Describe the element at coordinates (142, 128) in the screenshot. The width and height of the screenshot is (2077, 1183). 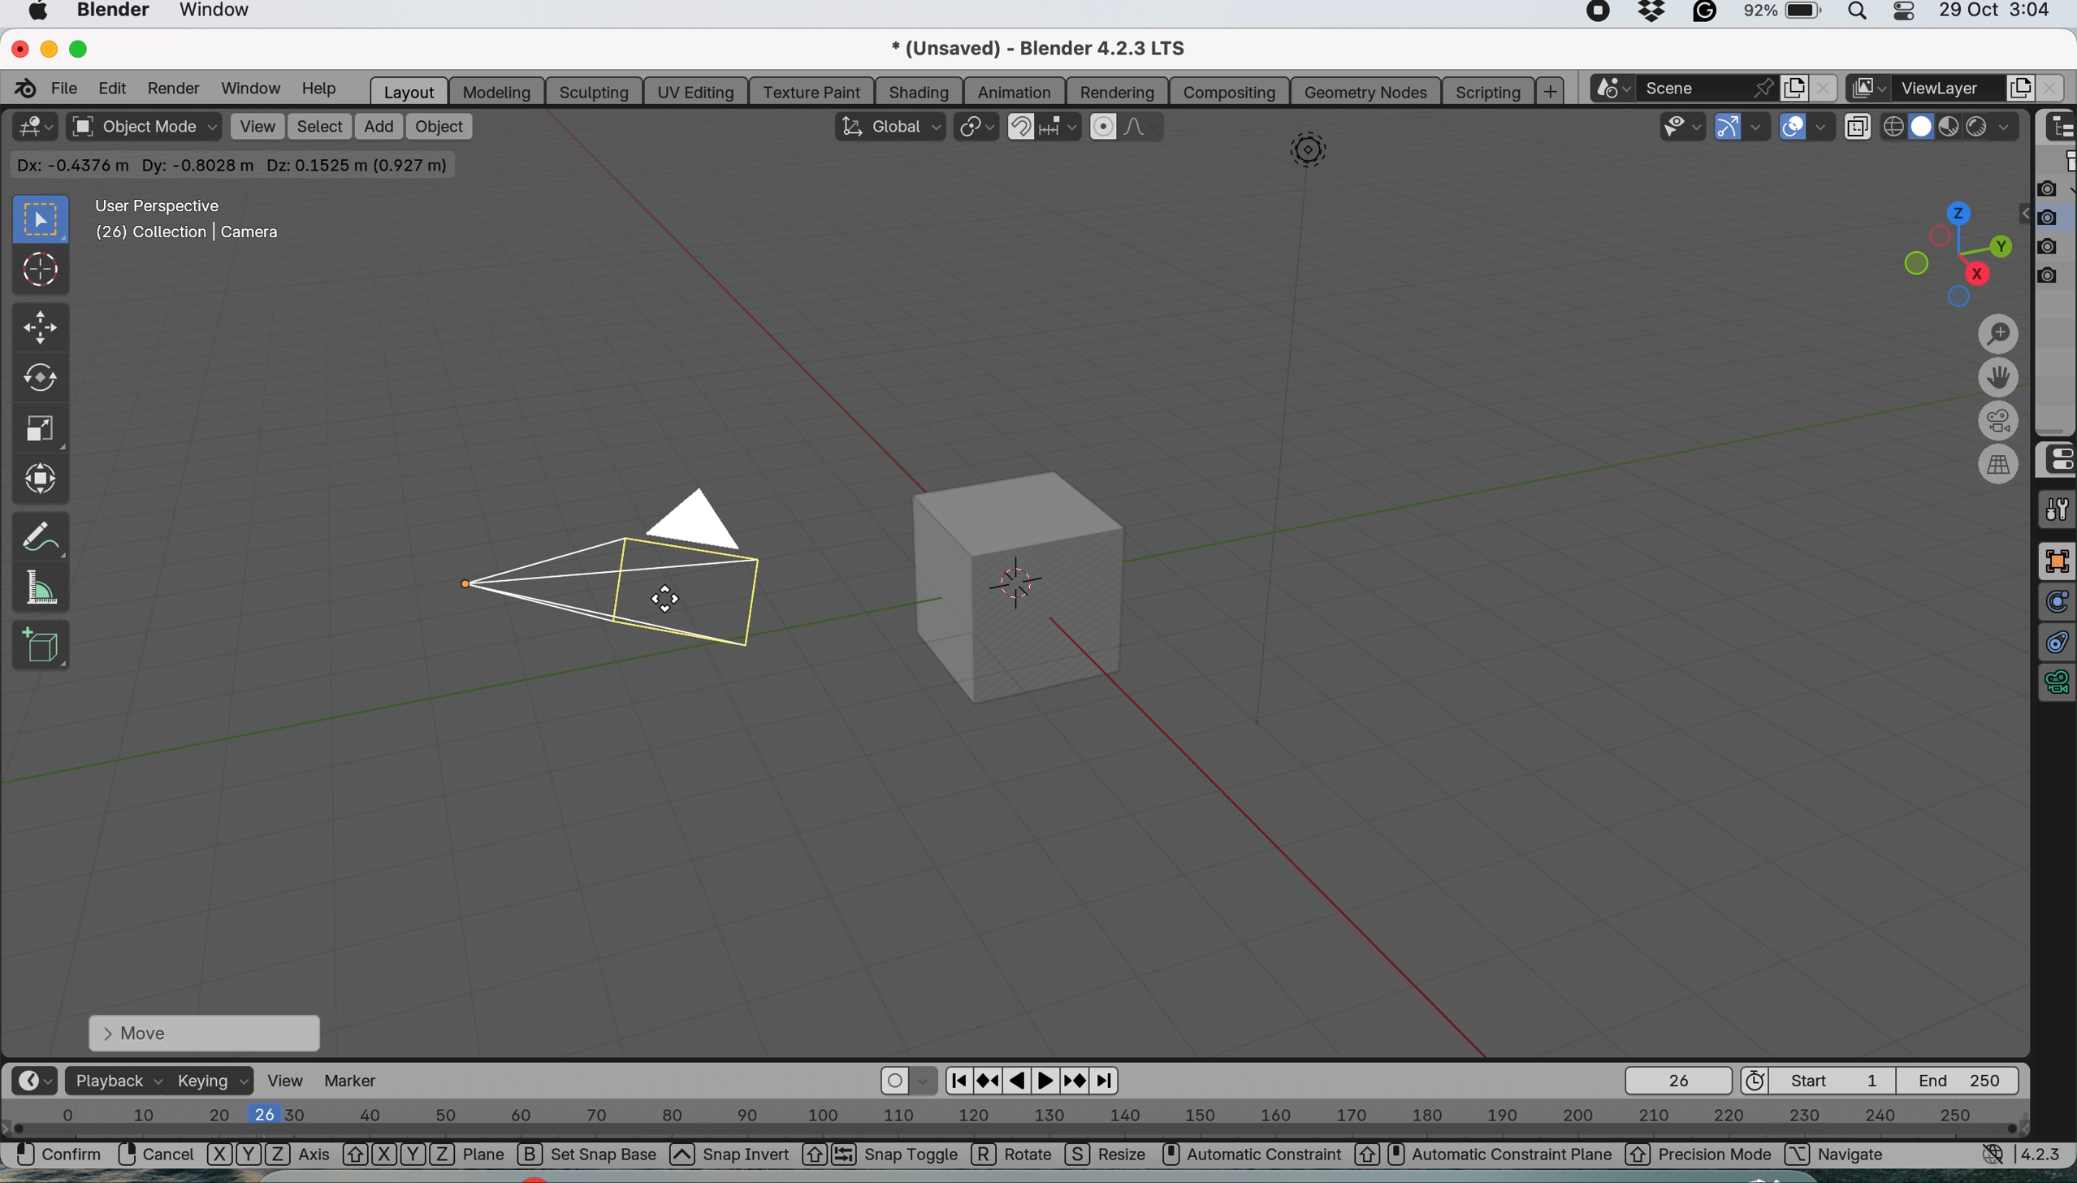
I see `object mode` at that location.